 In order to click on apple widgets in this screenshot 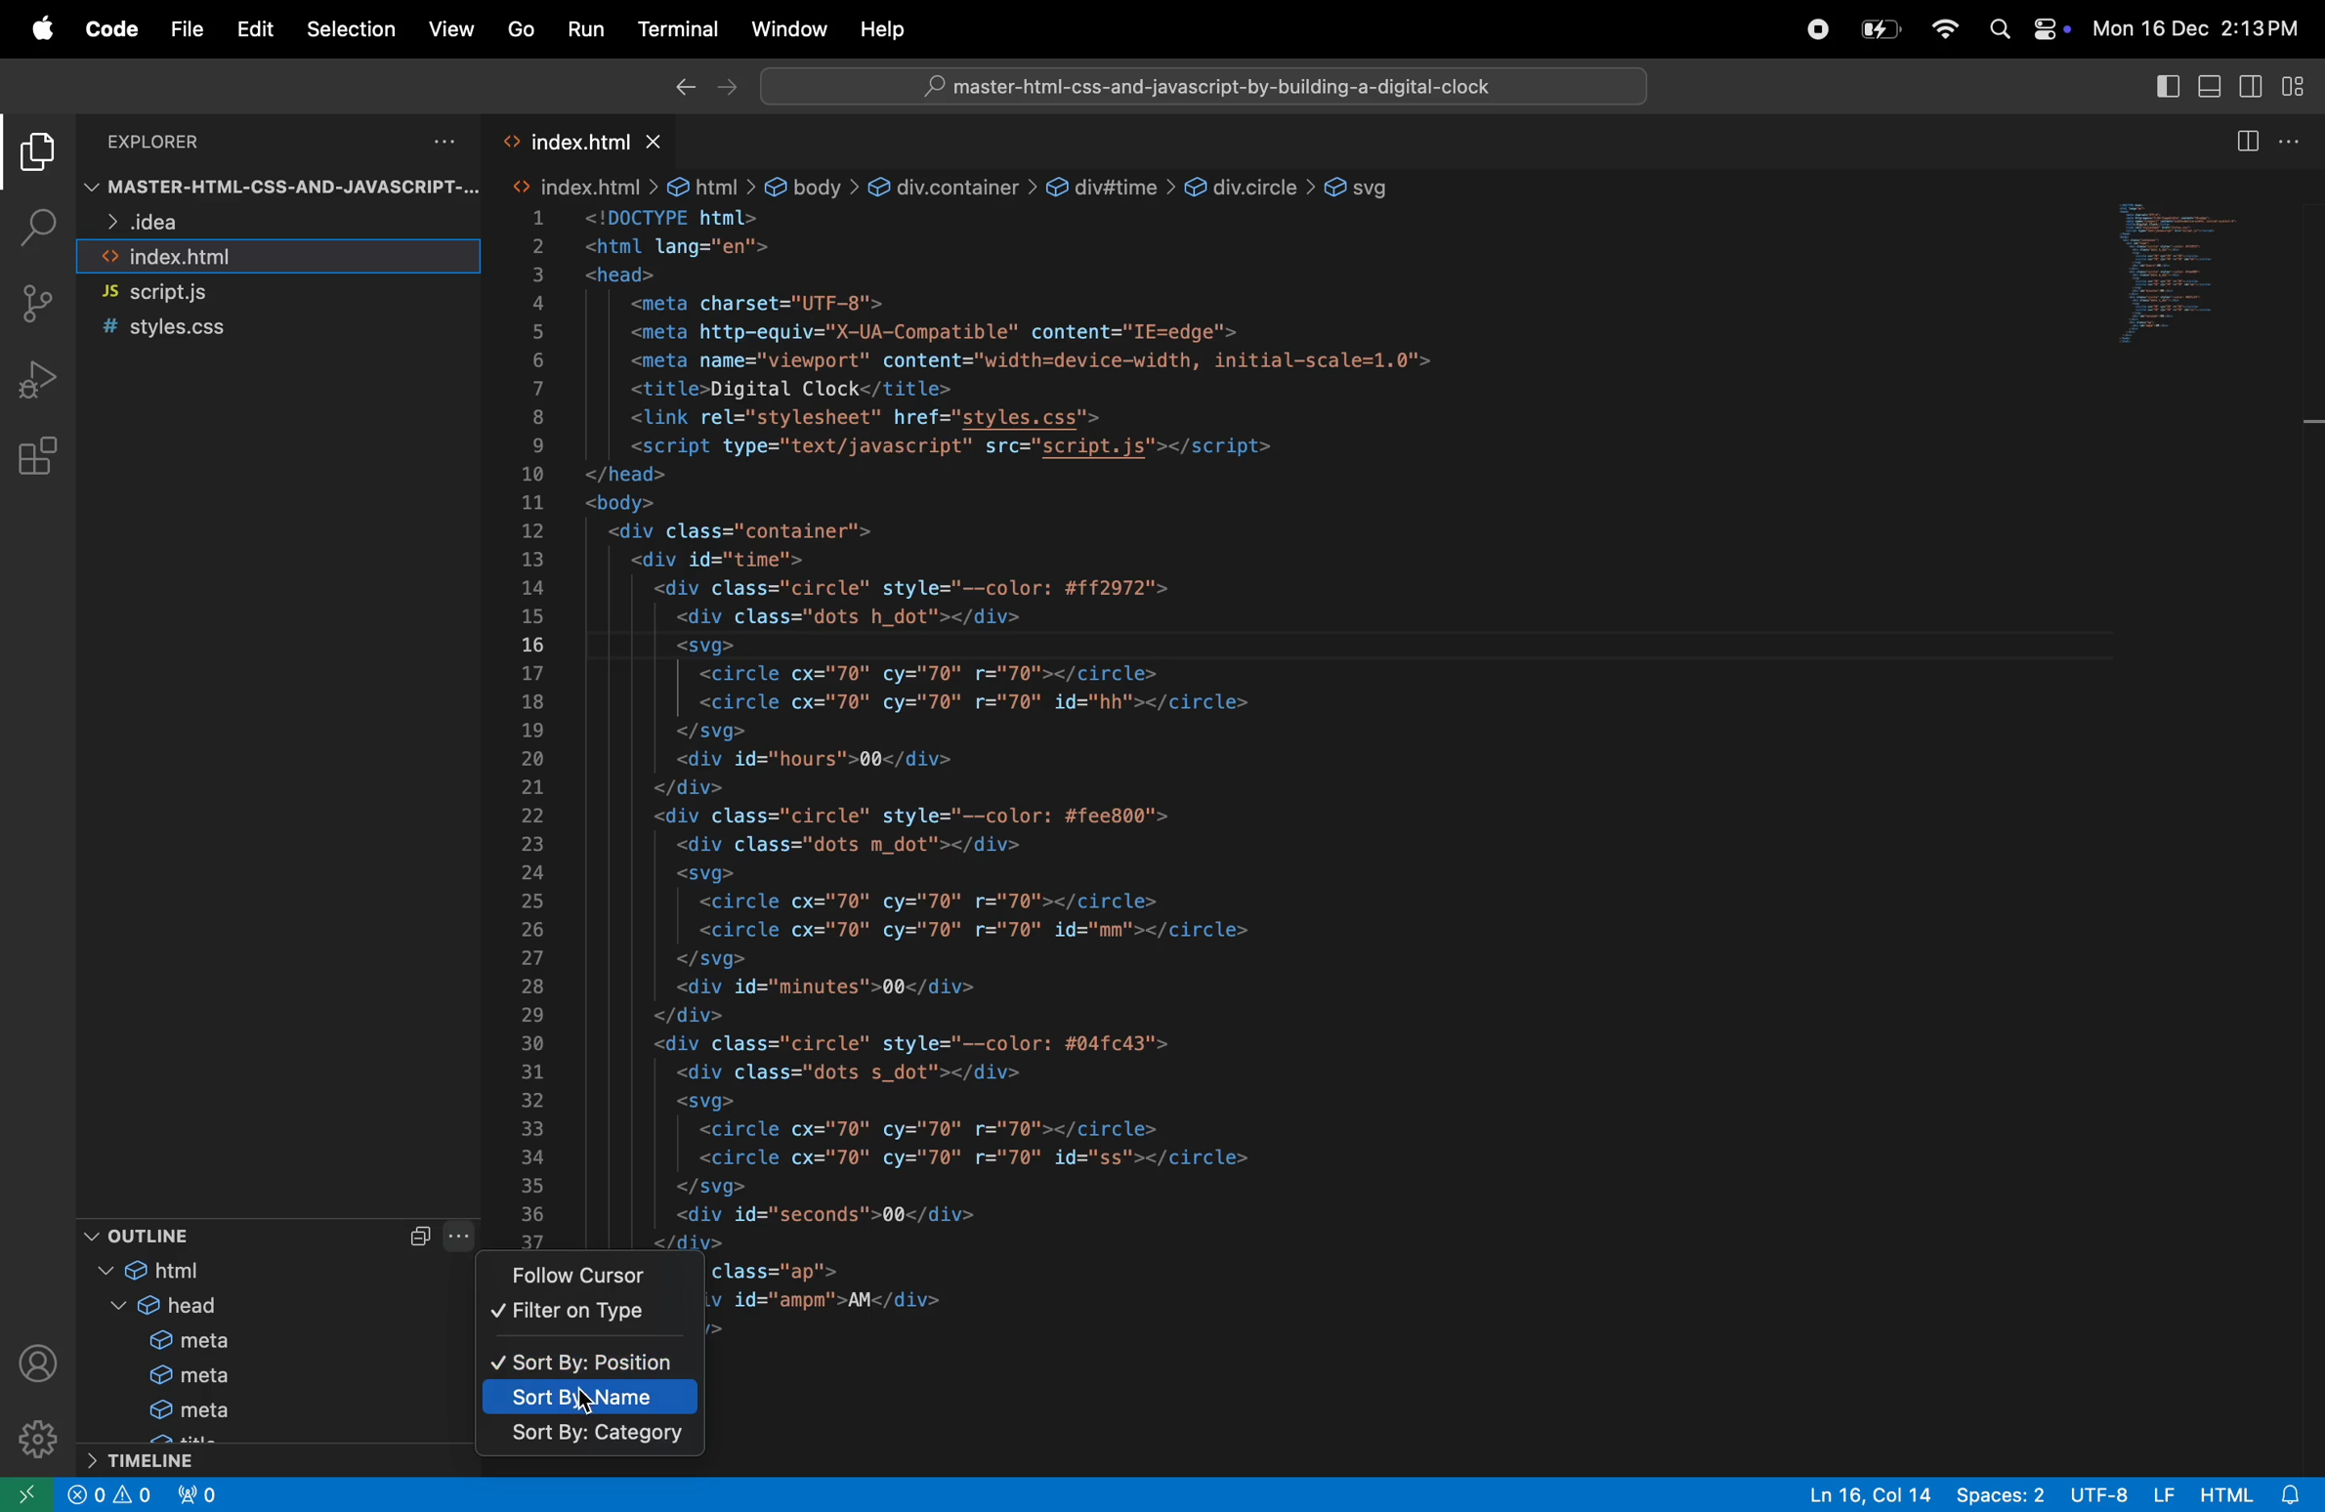, I will do `click(2048, 28)`.